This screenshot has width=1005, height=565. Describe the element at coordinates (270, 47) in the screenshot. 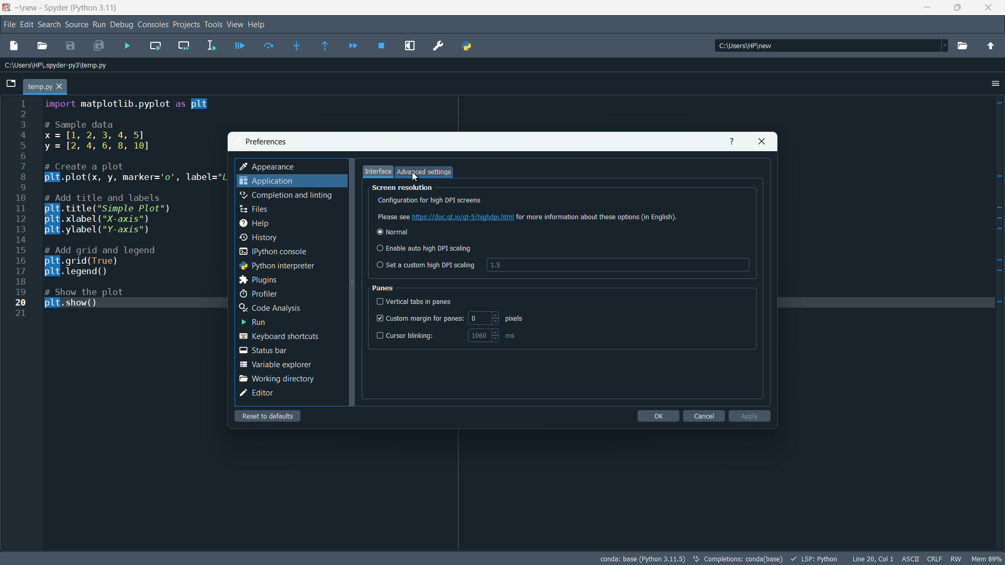

I see `execute current line` at that location.